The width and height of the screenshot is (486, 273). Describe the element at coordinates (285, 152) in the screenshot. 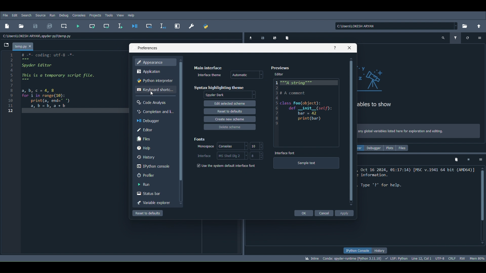

I see `Interface font` at that location.